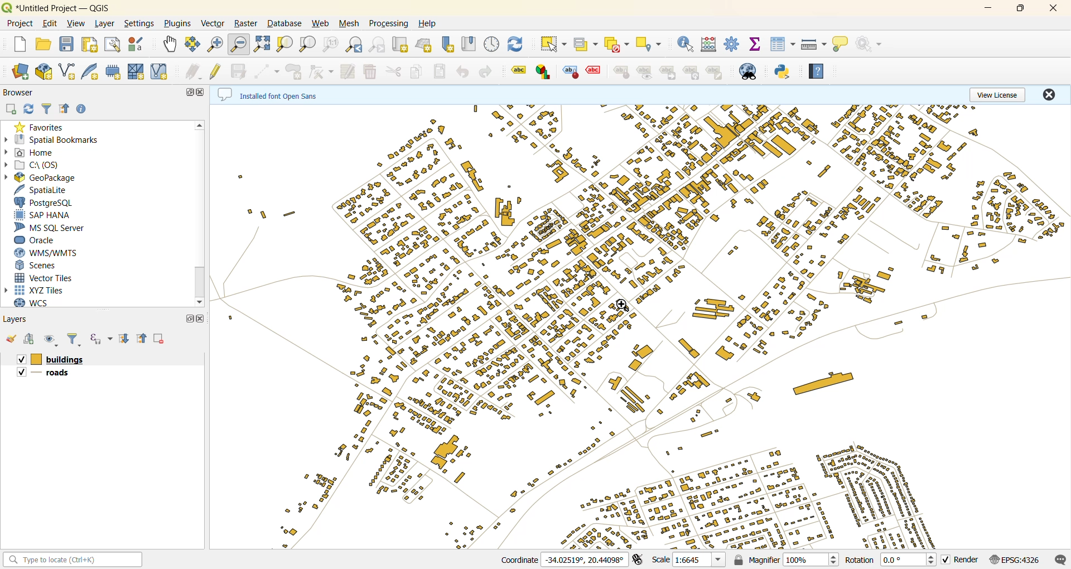 The height and width of the screenshot is (569, 1071). Describe the element at coordinates (994, 7) in the screenshot. I see `minimize` at that location.